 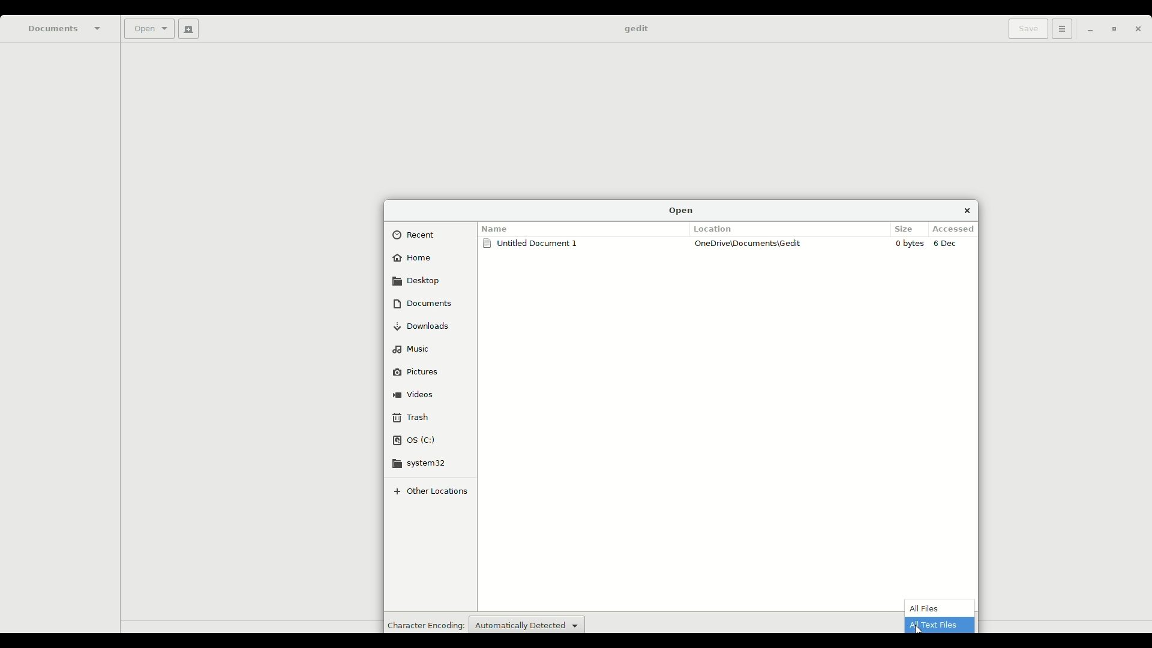 What do you see at coordinates (414, 259) in the screenshot?
I see `Home` at bounding box center [414, 259].